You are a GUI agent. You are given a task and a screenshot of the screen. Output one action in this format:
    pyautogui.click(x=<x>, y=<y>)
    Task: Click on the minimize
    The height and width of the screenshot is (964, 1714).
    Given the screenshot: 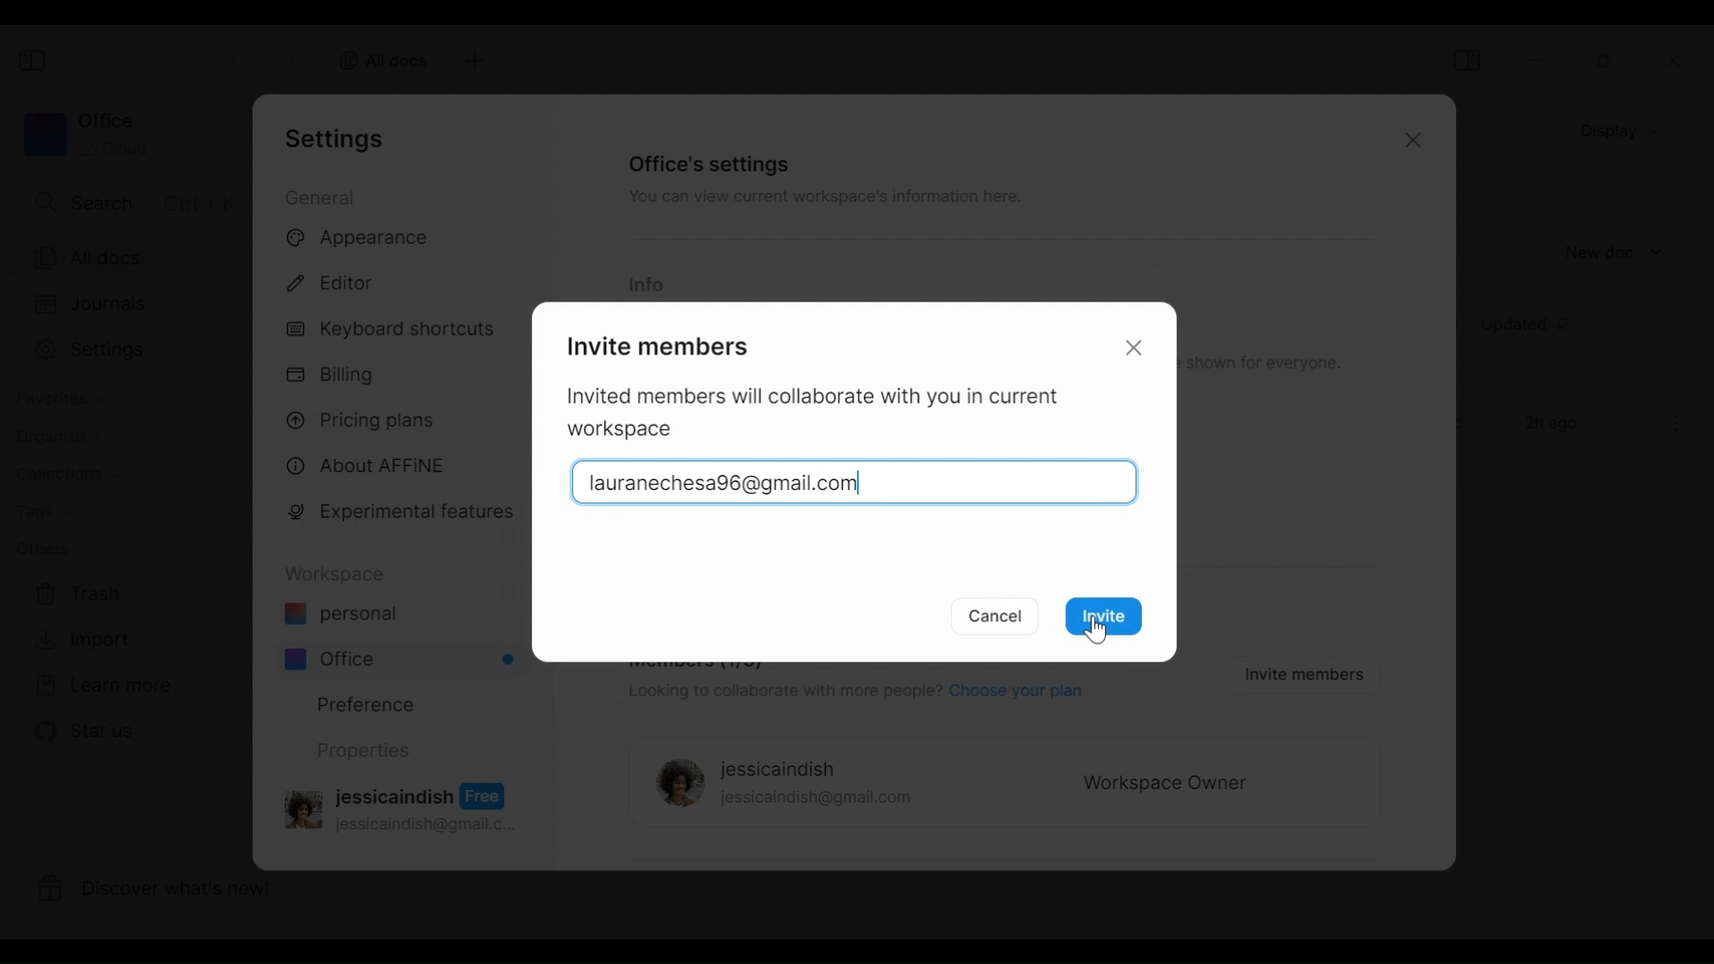 What is the action you would take?
    pyautogui.click(x=1538, y=60)
    